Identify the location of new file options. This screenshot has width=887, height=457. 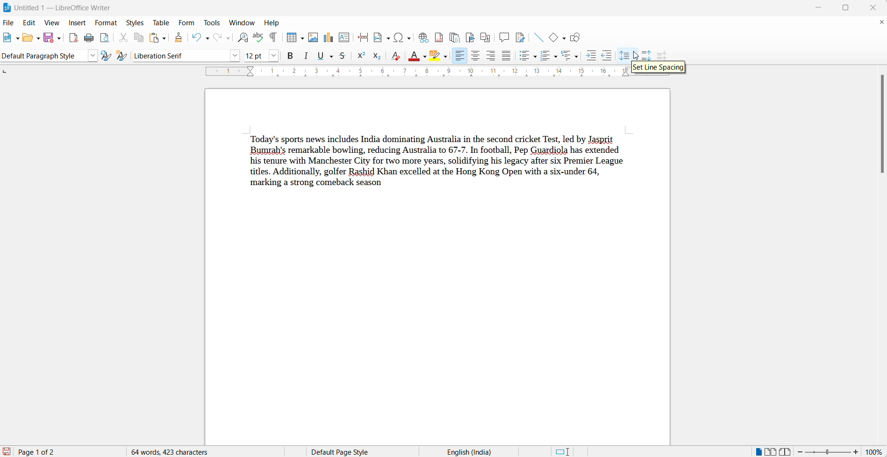
(18, 39).